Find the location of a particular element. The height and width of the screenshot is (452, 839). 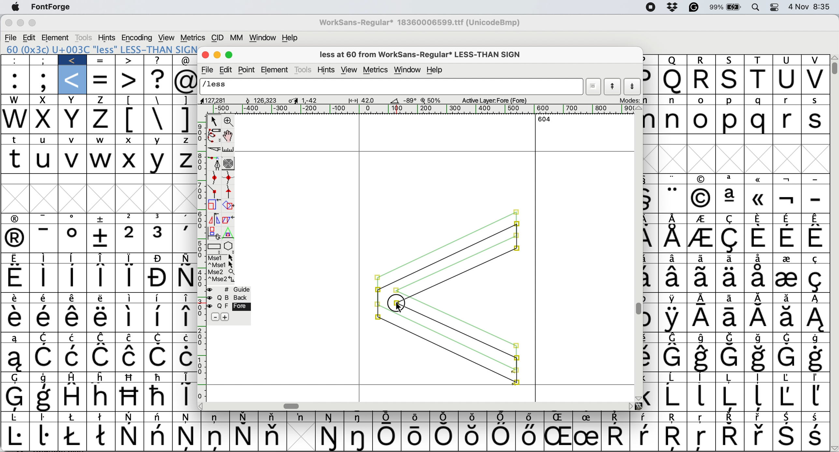

Symbol is located at coordinates (100, 277).